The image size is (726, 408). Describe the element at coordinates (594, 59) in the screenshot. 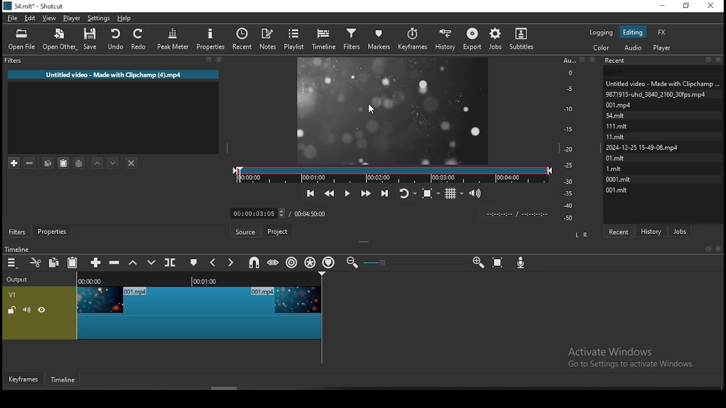

I see `Close` at that location.